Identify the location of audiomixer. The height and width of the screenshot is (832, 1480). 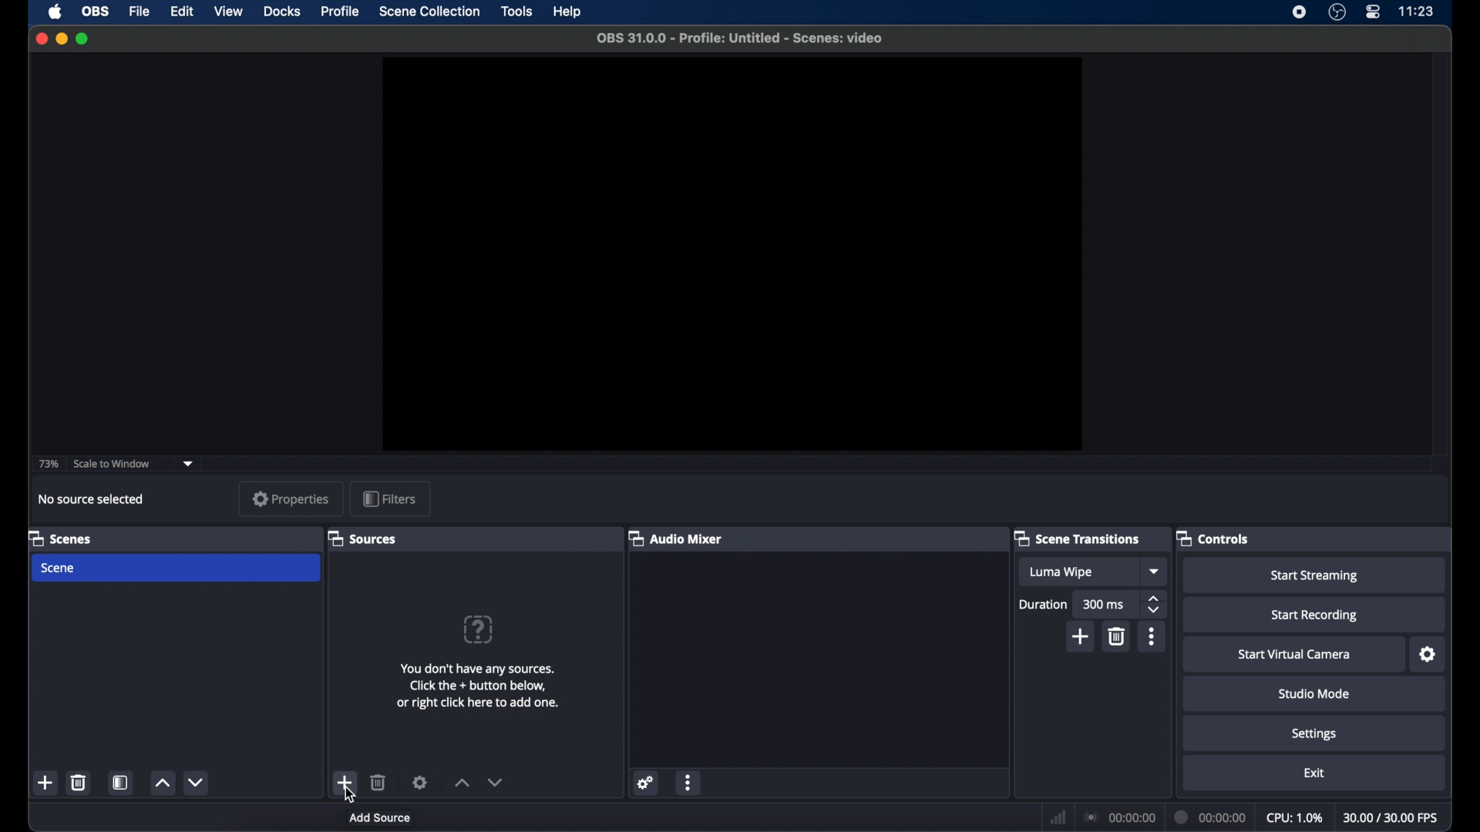
(675, 538).